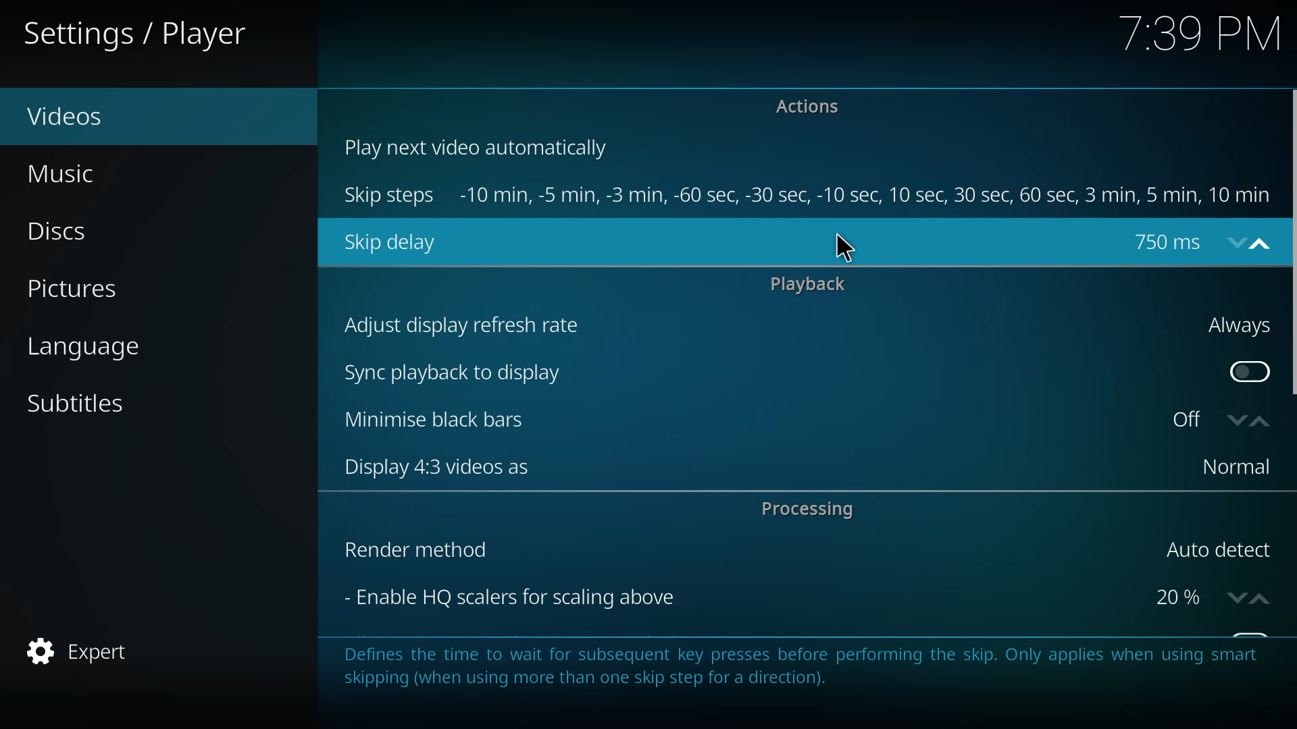 This screenshot has width=1297, height=729. What do you see at coordinates (808, 509) in the screenshot?
I see `processing` at bounding box center [808, 509].